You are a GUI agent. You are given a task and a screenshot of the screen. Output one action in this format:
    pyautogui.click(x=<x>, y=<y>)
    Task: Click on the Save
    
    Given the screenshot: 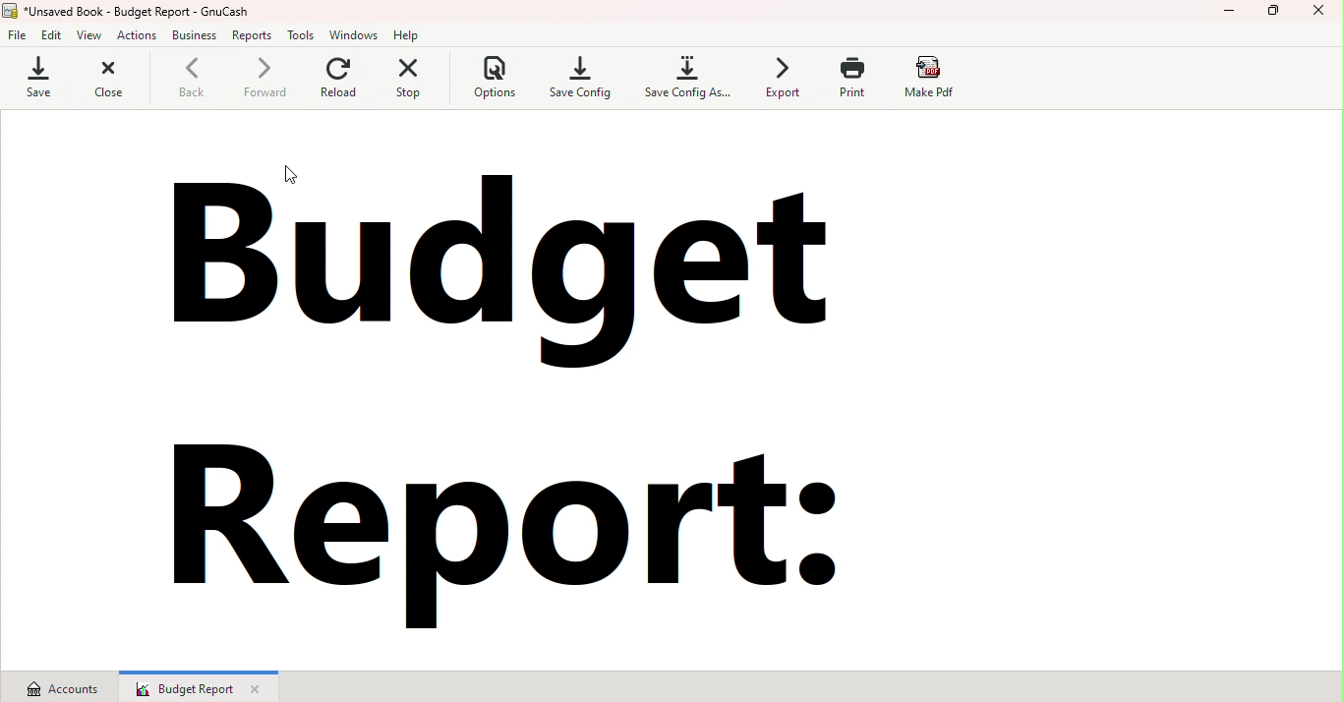 What is the action you would take?
    pyautogui.click(x=38, y=77)
    